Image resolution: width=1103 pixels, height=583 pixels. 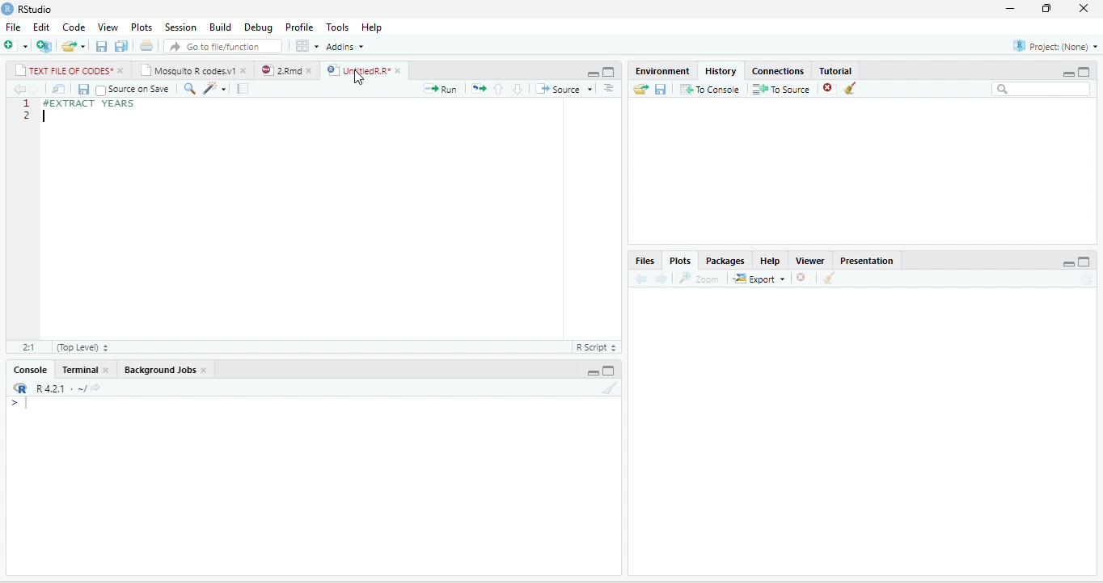 What do you see at coordinates (1084, 262) in the screenshot?
I see `maximize` at bounding box center [1084, 262].